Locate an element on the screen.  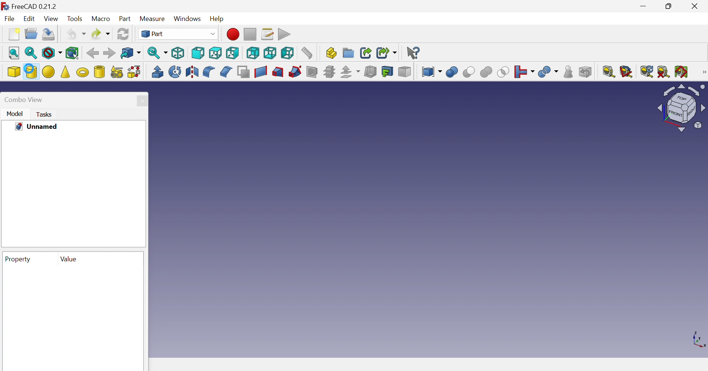
Combo view is located at coordinates (25, 100).